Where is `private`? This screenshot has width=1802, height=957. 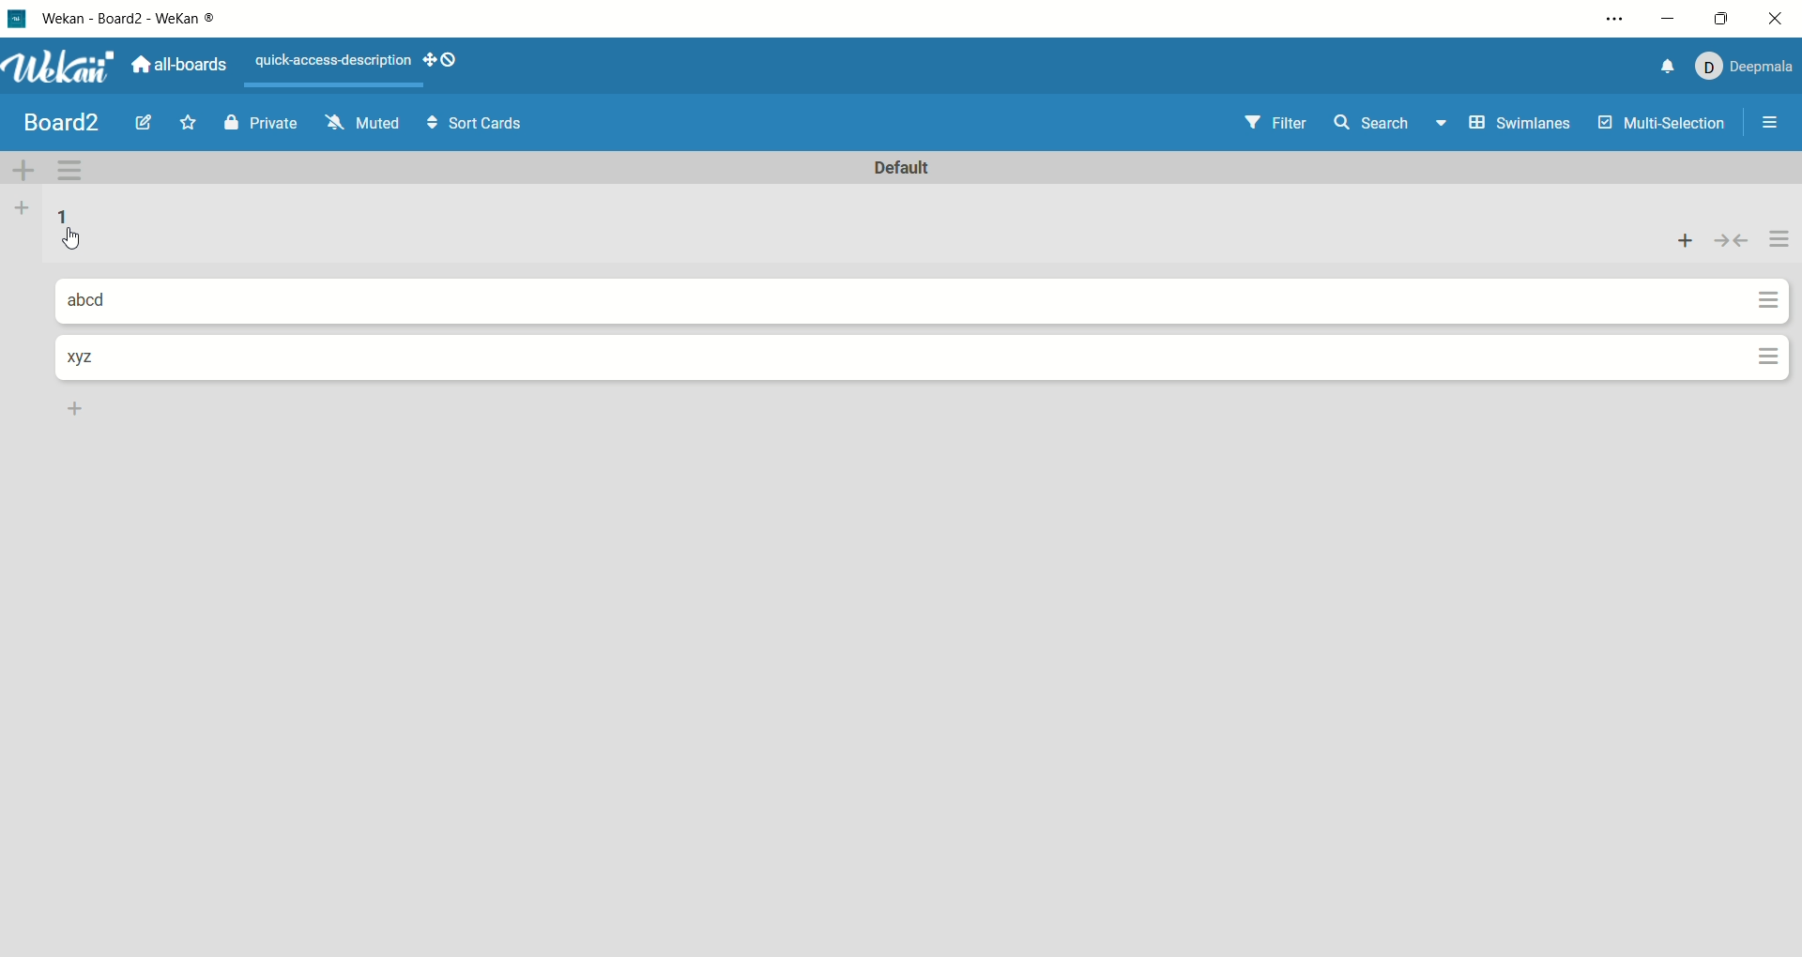
private is located at coordinates (262, 122).